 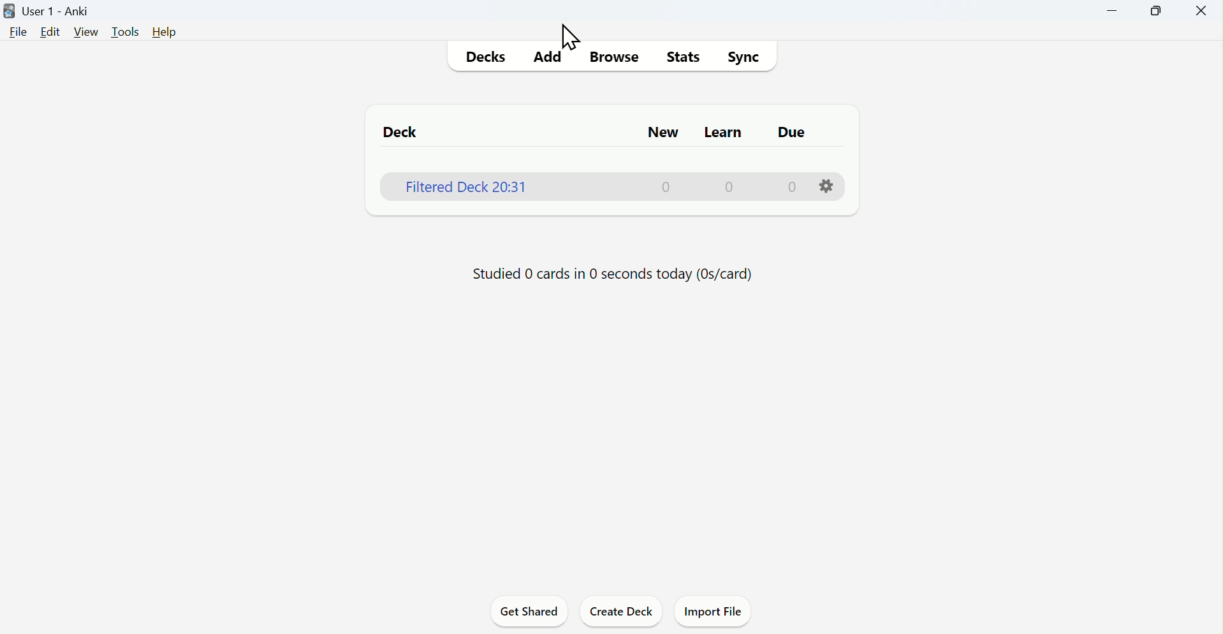 I want to click on Cursor, so click(x=576, y=38).